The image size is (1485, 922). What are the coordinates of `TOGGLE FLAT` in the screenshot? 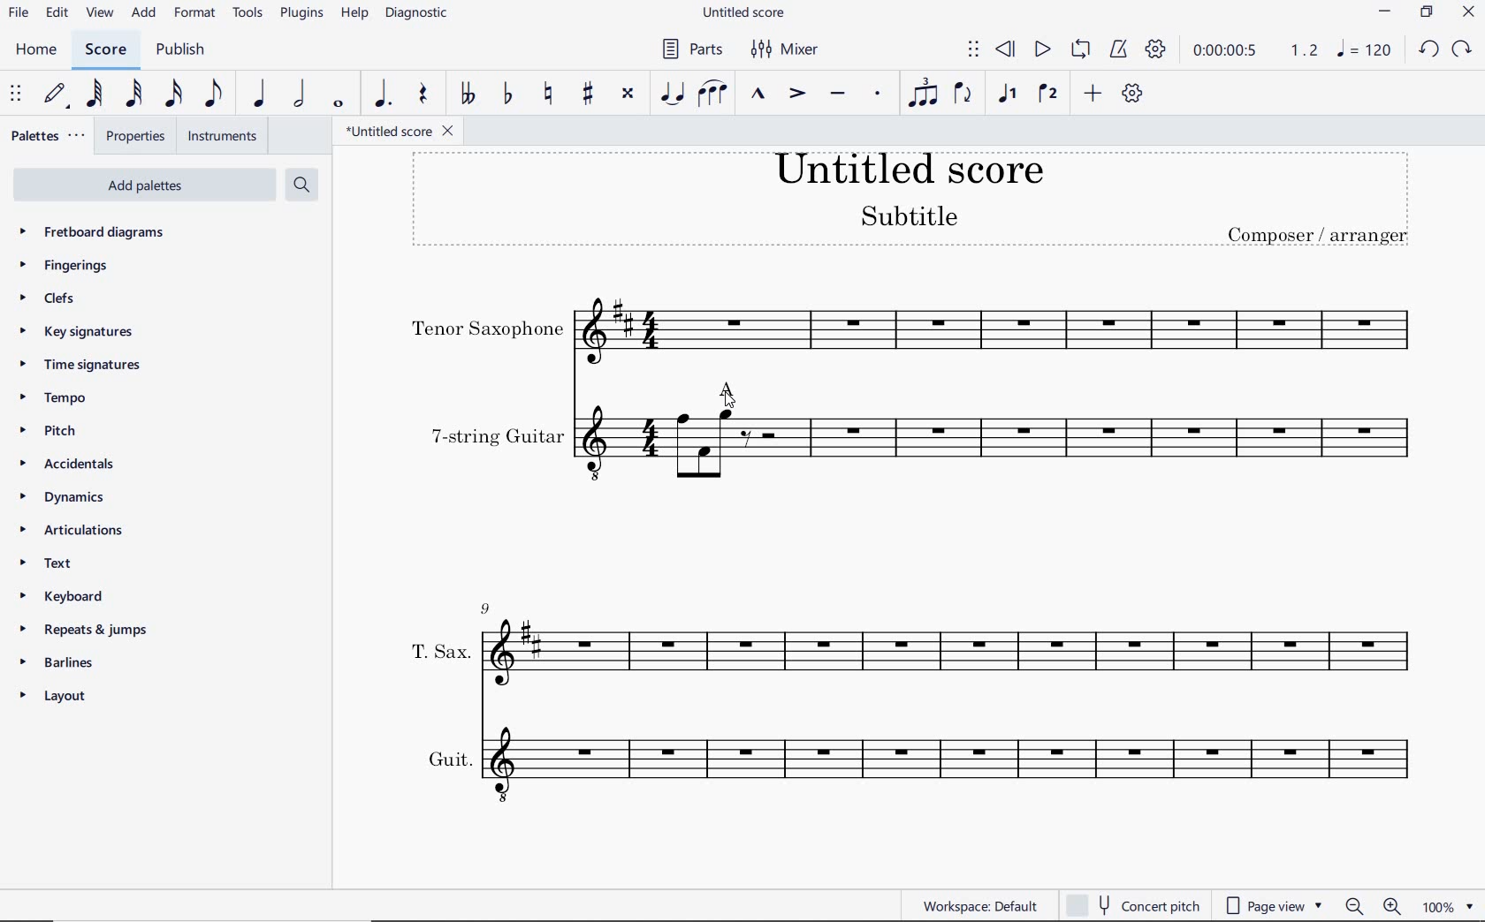 It's located at (506, 94).